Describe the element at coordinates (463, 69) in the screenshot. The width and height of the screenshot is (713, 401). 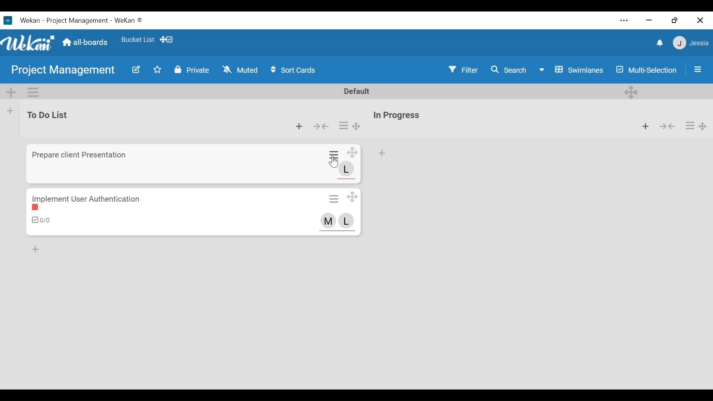
I see `Filter` at that location.